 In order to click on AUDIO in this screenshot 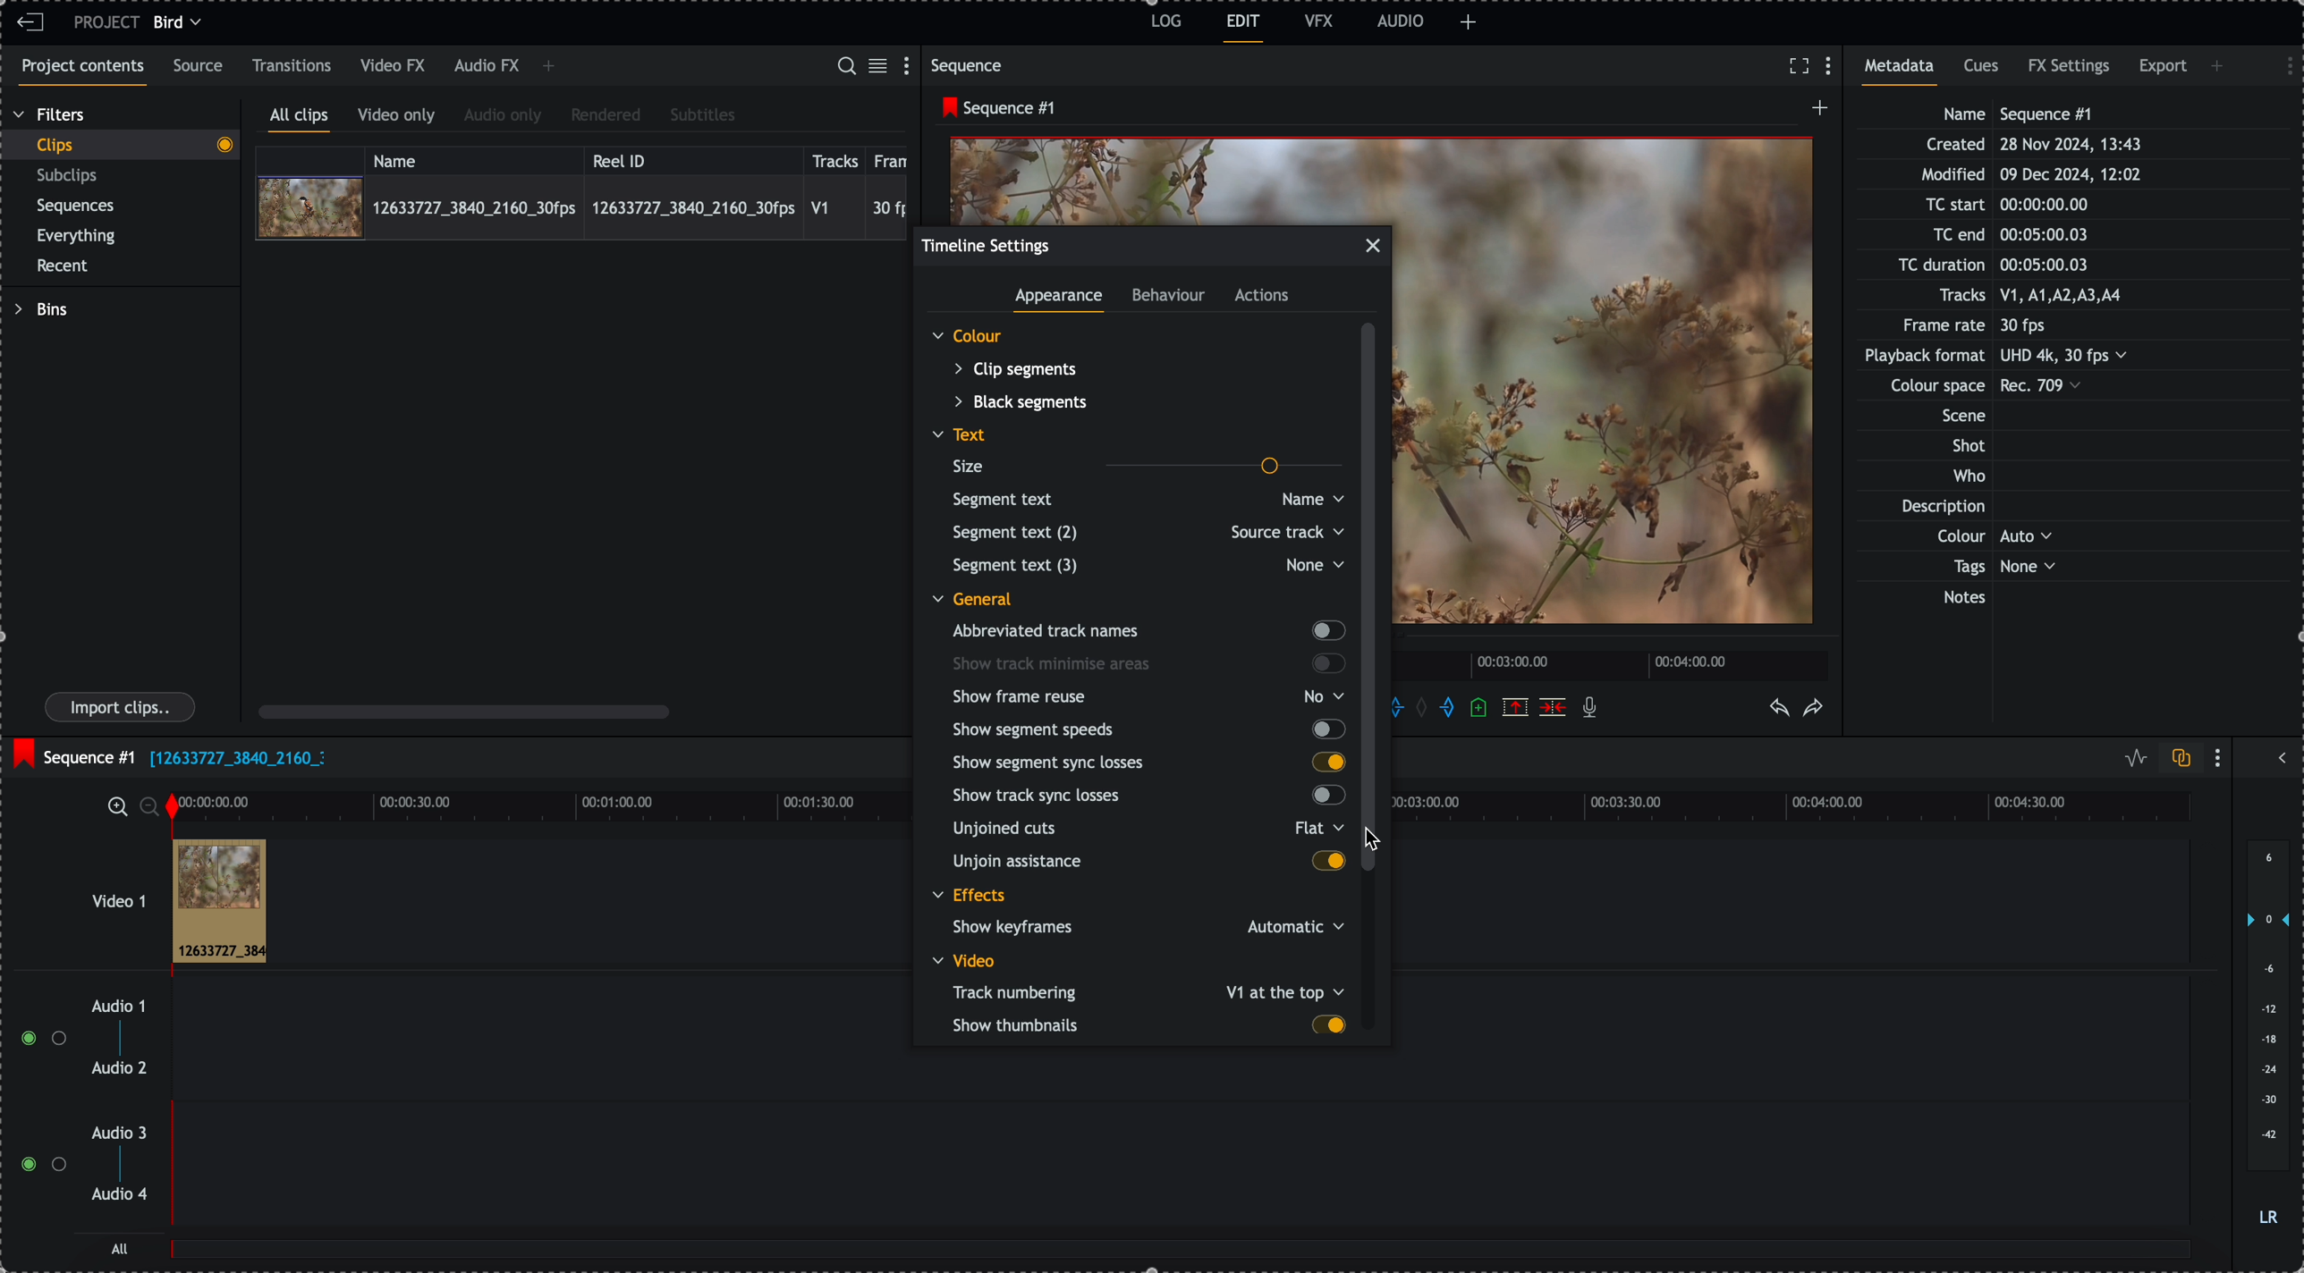, I will do `click(1401, 21)`.